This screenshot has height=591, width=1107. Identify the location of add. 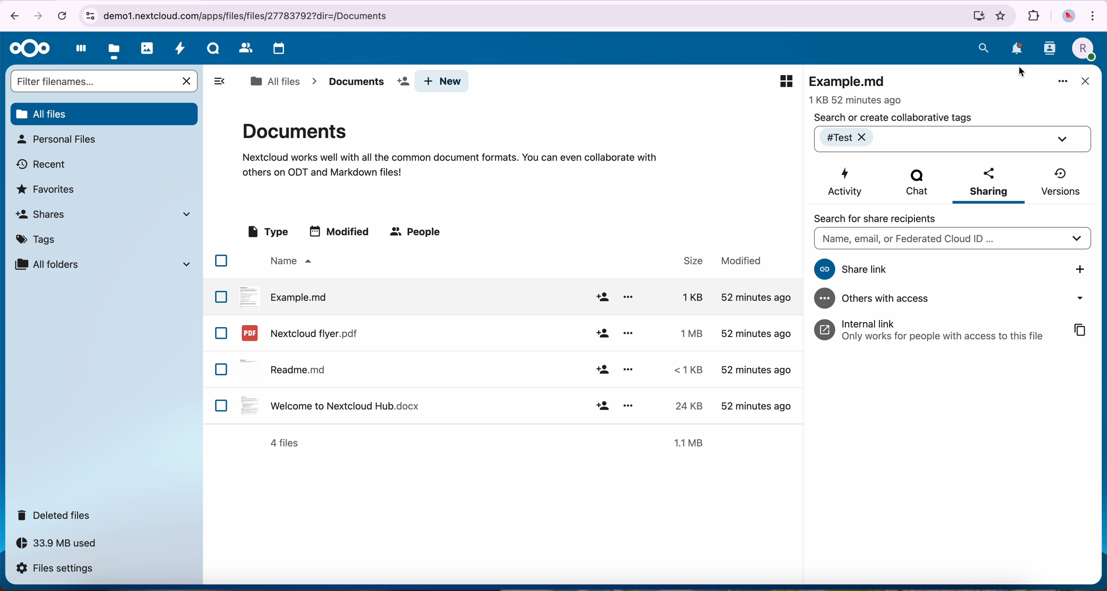
(602, 334).